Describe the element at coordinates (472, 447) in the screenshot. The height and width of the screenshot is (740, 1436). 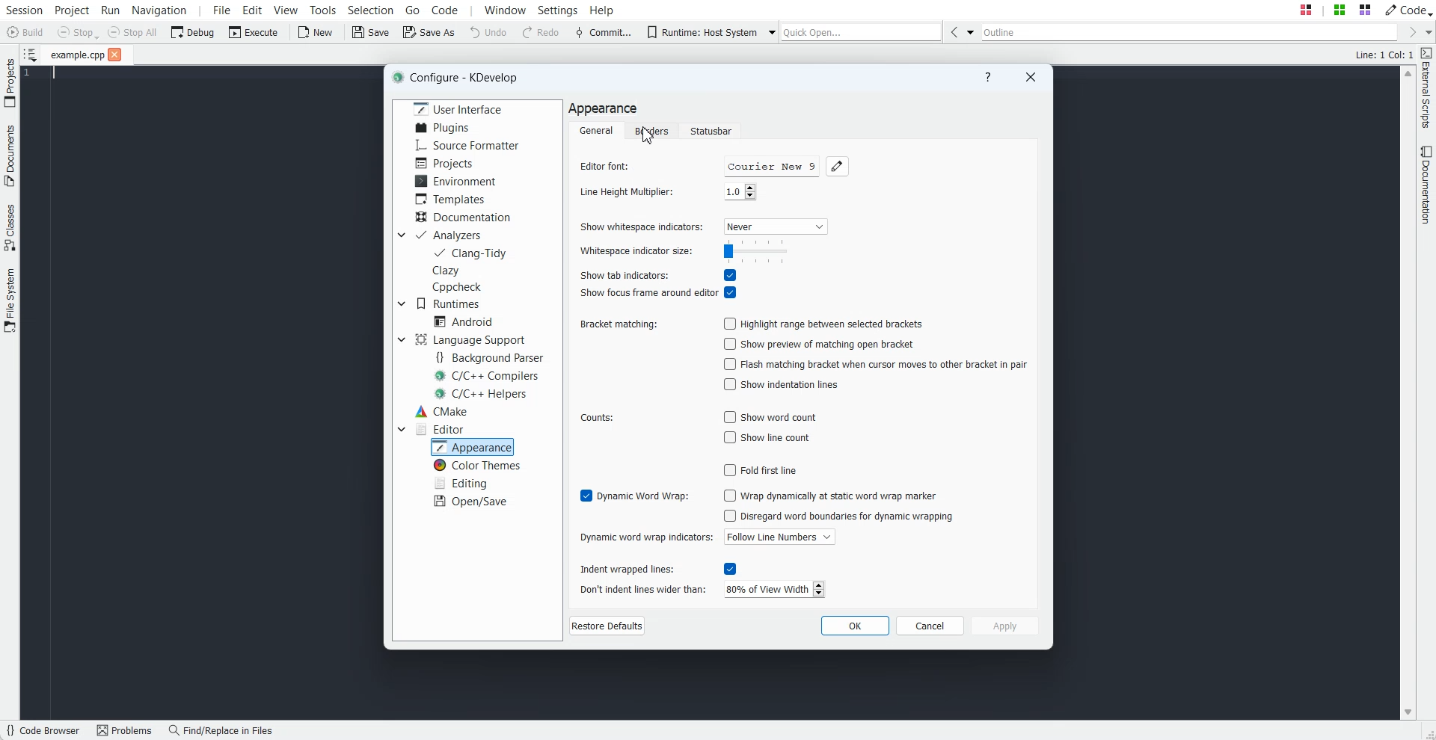
I see `Appearance selected` at that location.